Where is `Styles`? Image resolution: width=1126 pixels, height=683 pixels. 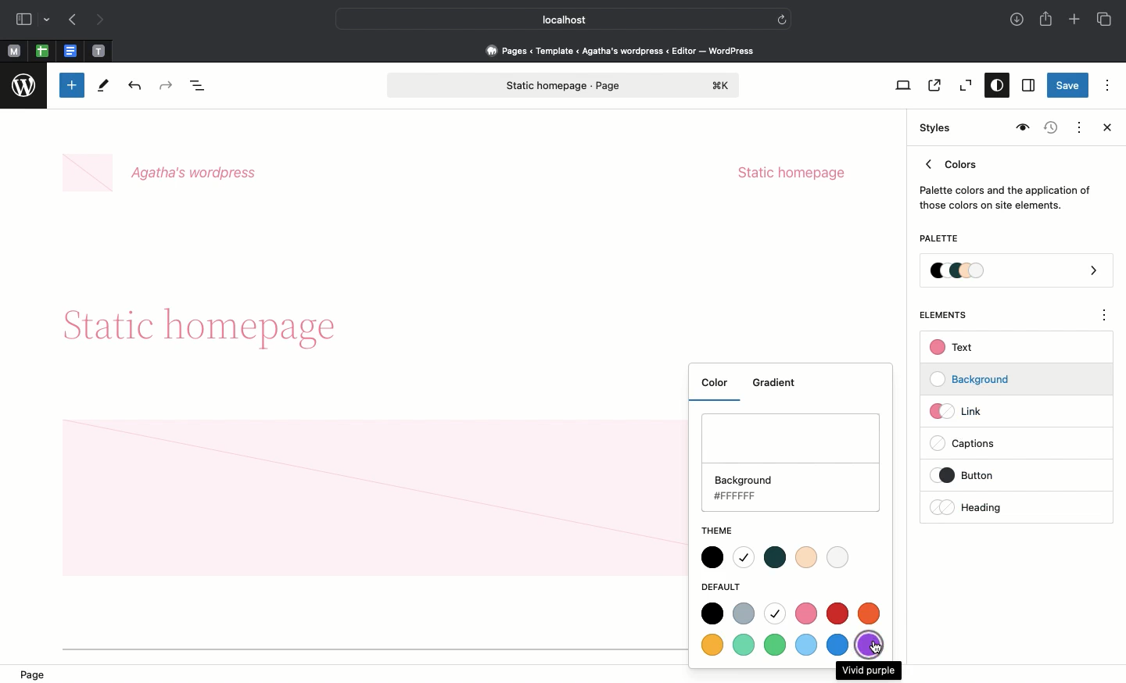
Styles is located at coordinates (993, 87).